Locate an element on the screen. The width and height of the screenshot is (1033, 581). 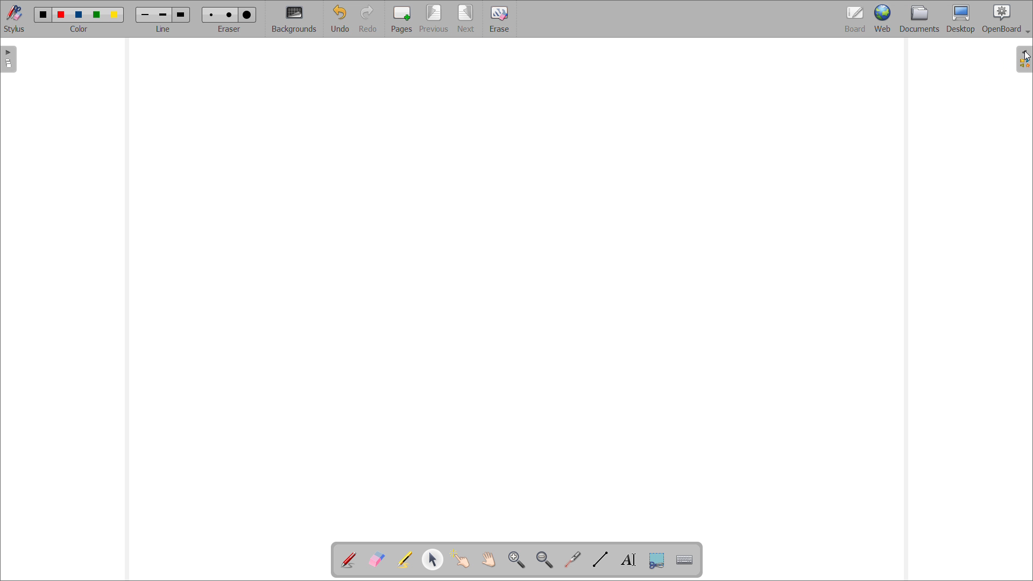
interact with items is located at coordinates (461, 559).